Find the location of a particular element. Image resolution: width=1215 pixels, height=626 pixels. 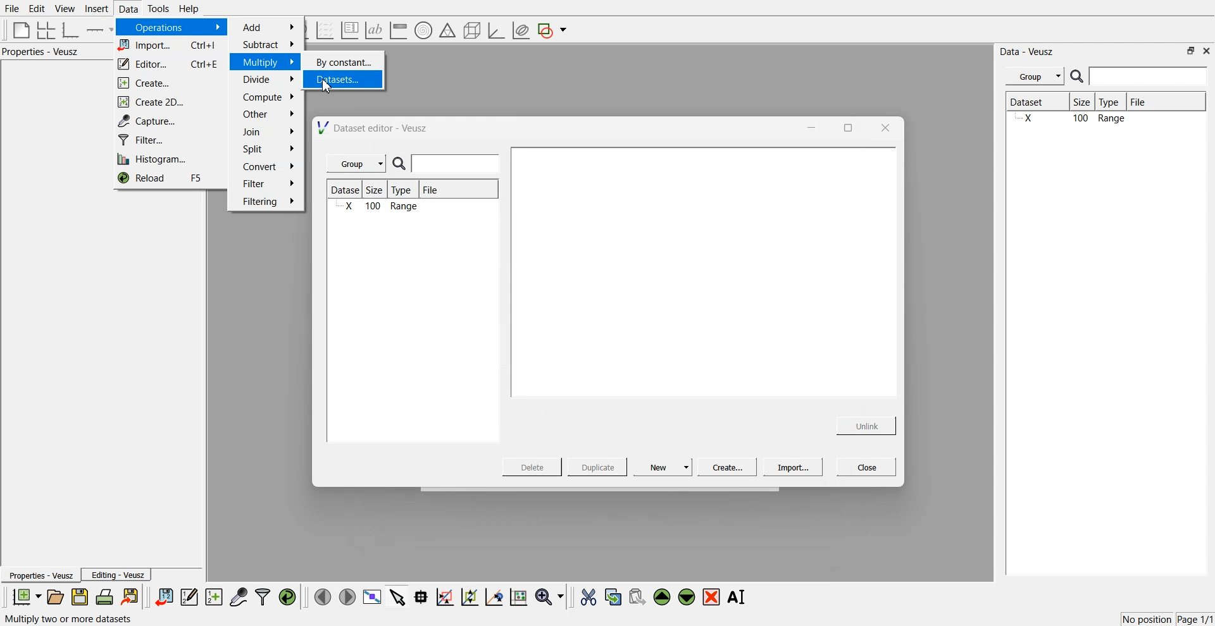

Duplicate is located at coordinates (597, 468).